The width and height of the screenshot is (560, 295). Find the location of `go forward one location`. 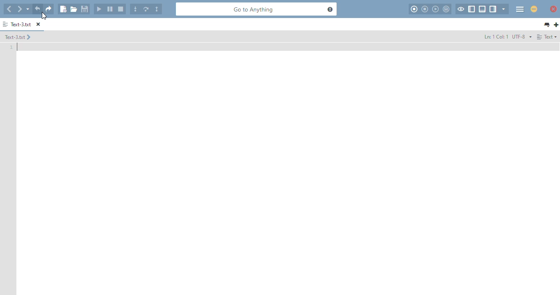

go forward one location is located at coordinates (20, 9).